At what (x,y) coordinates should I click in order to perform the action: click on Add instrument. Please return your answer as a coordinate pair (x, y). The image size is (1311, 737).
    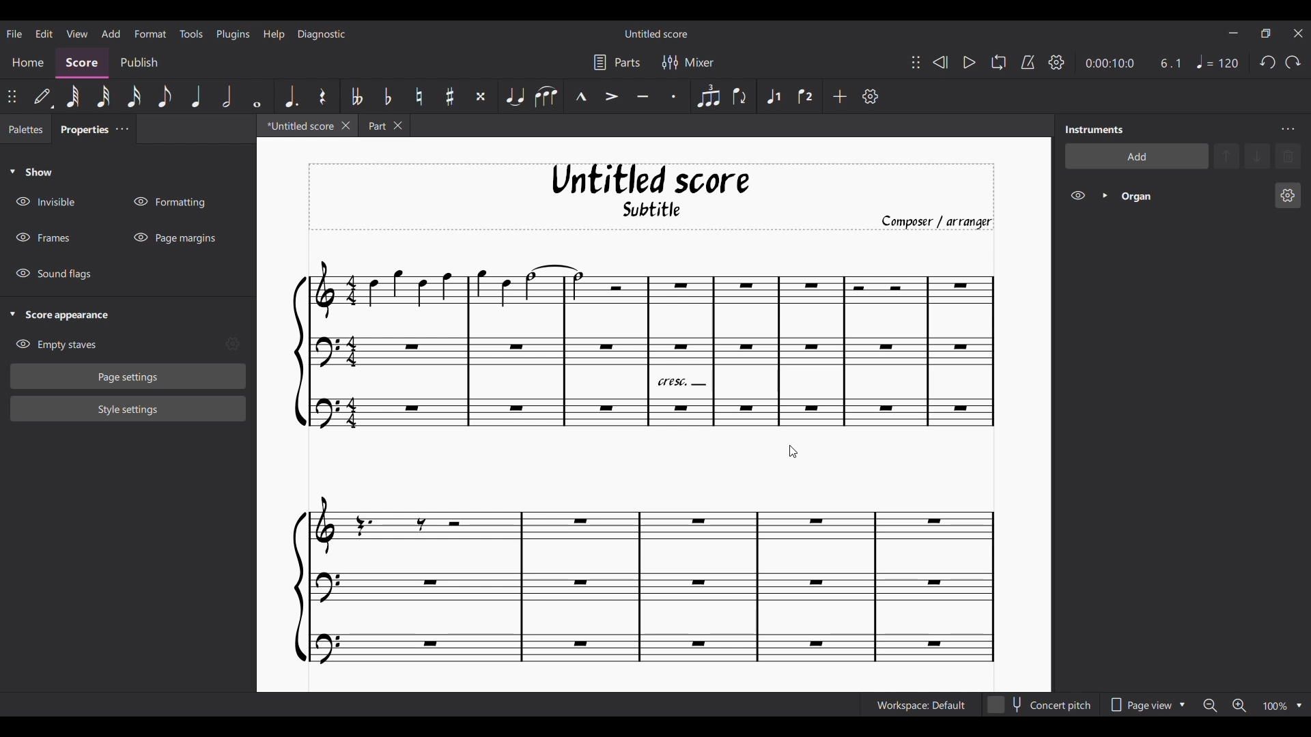
    Looking at the image, I should click on (1136, 156).